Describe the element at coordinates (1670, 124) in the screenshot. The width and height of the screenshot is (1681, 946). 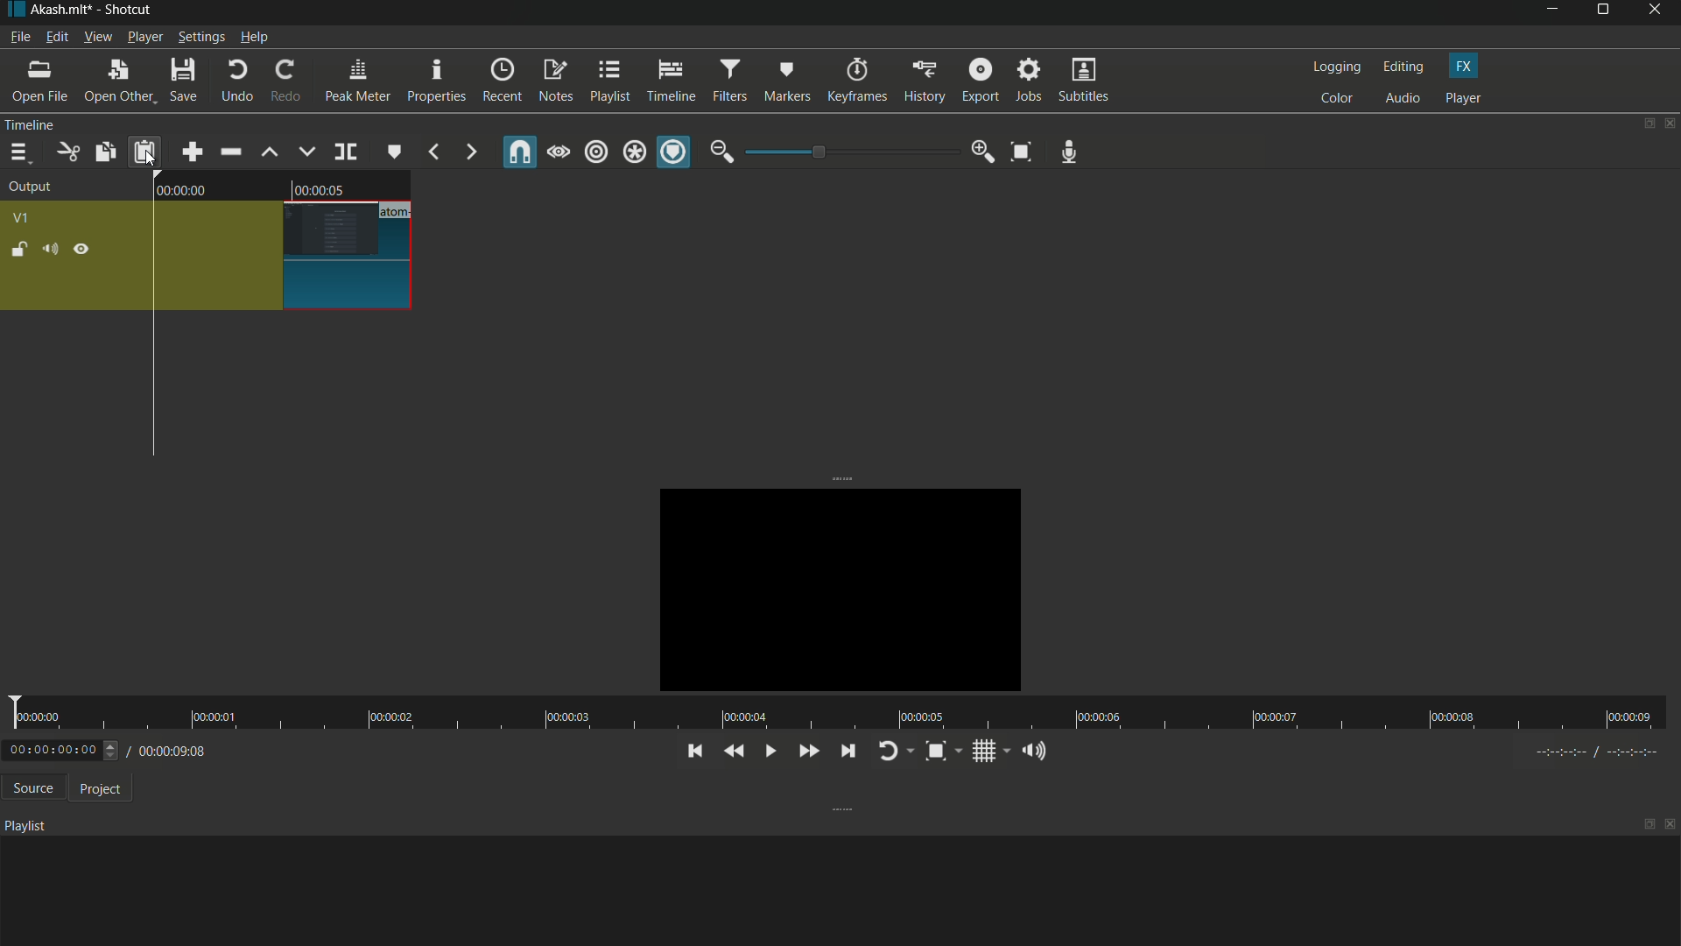
I see `close timeline` at that location.